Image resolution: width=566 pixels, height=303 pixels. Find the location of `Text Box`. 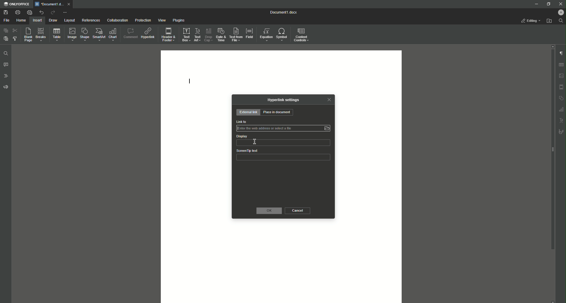

Text Box is located at coordinates (187, 34).